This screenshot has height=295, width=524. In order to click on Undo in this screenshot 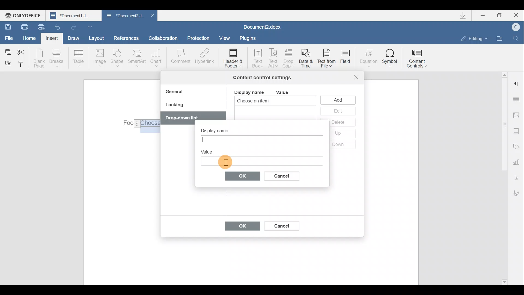, I will do `click(58, 25)`.